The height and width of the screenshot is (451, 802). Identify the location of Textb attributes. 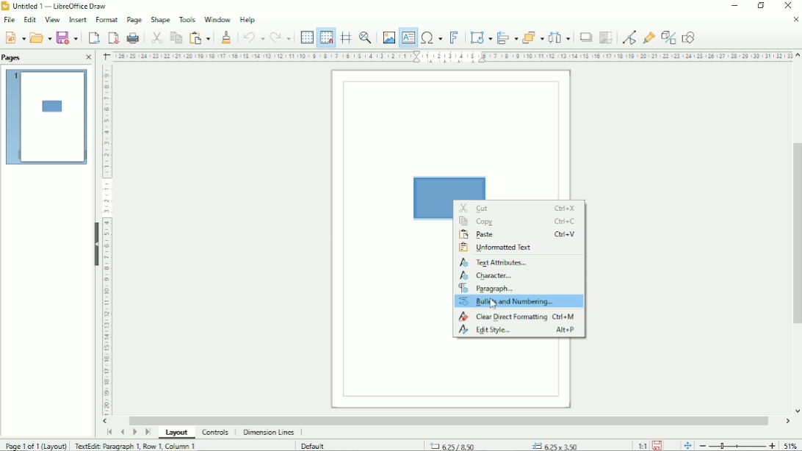
(492, 263).